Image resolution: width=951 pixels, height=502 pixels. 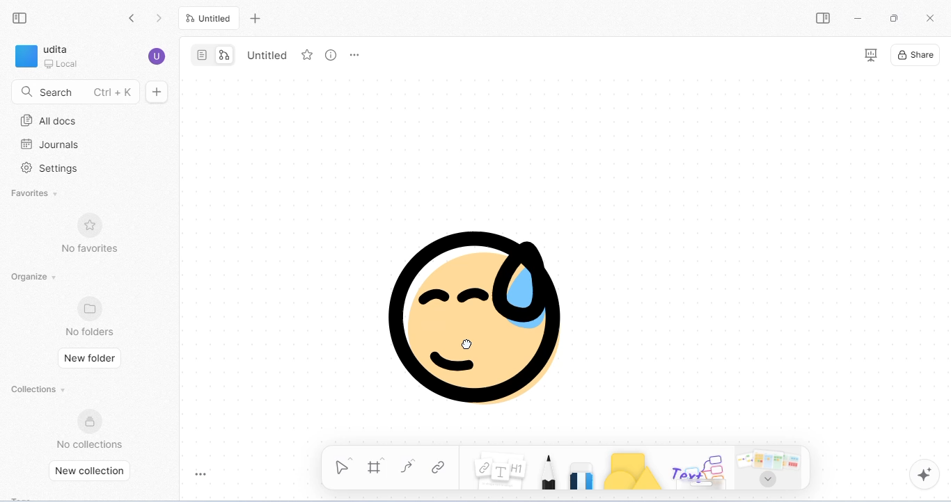 What do you see at coordinates (40, 389) in the screenshot?
I see `collections` at bounding box center [40, 389].